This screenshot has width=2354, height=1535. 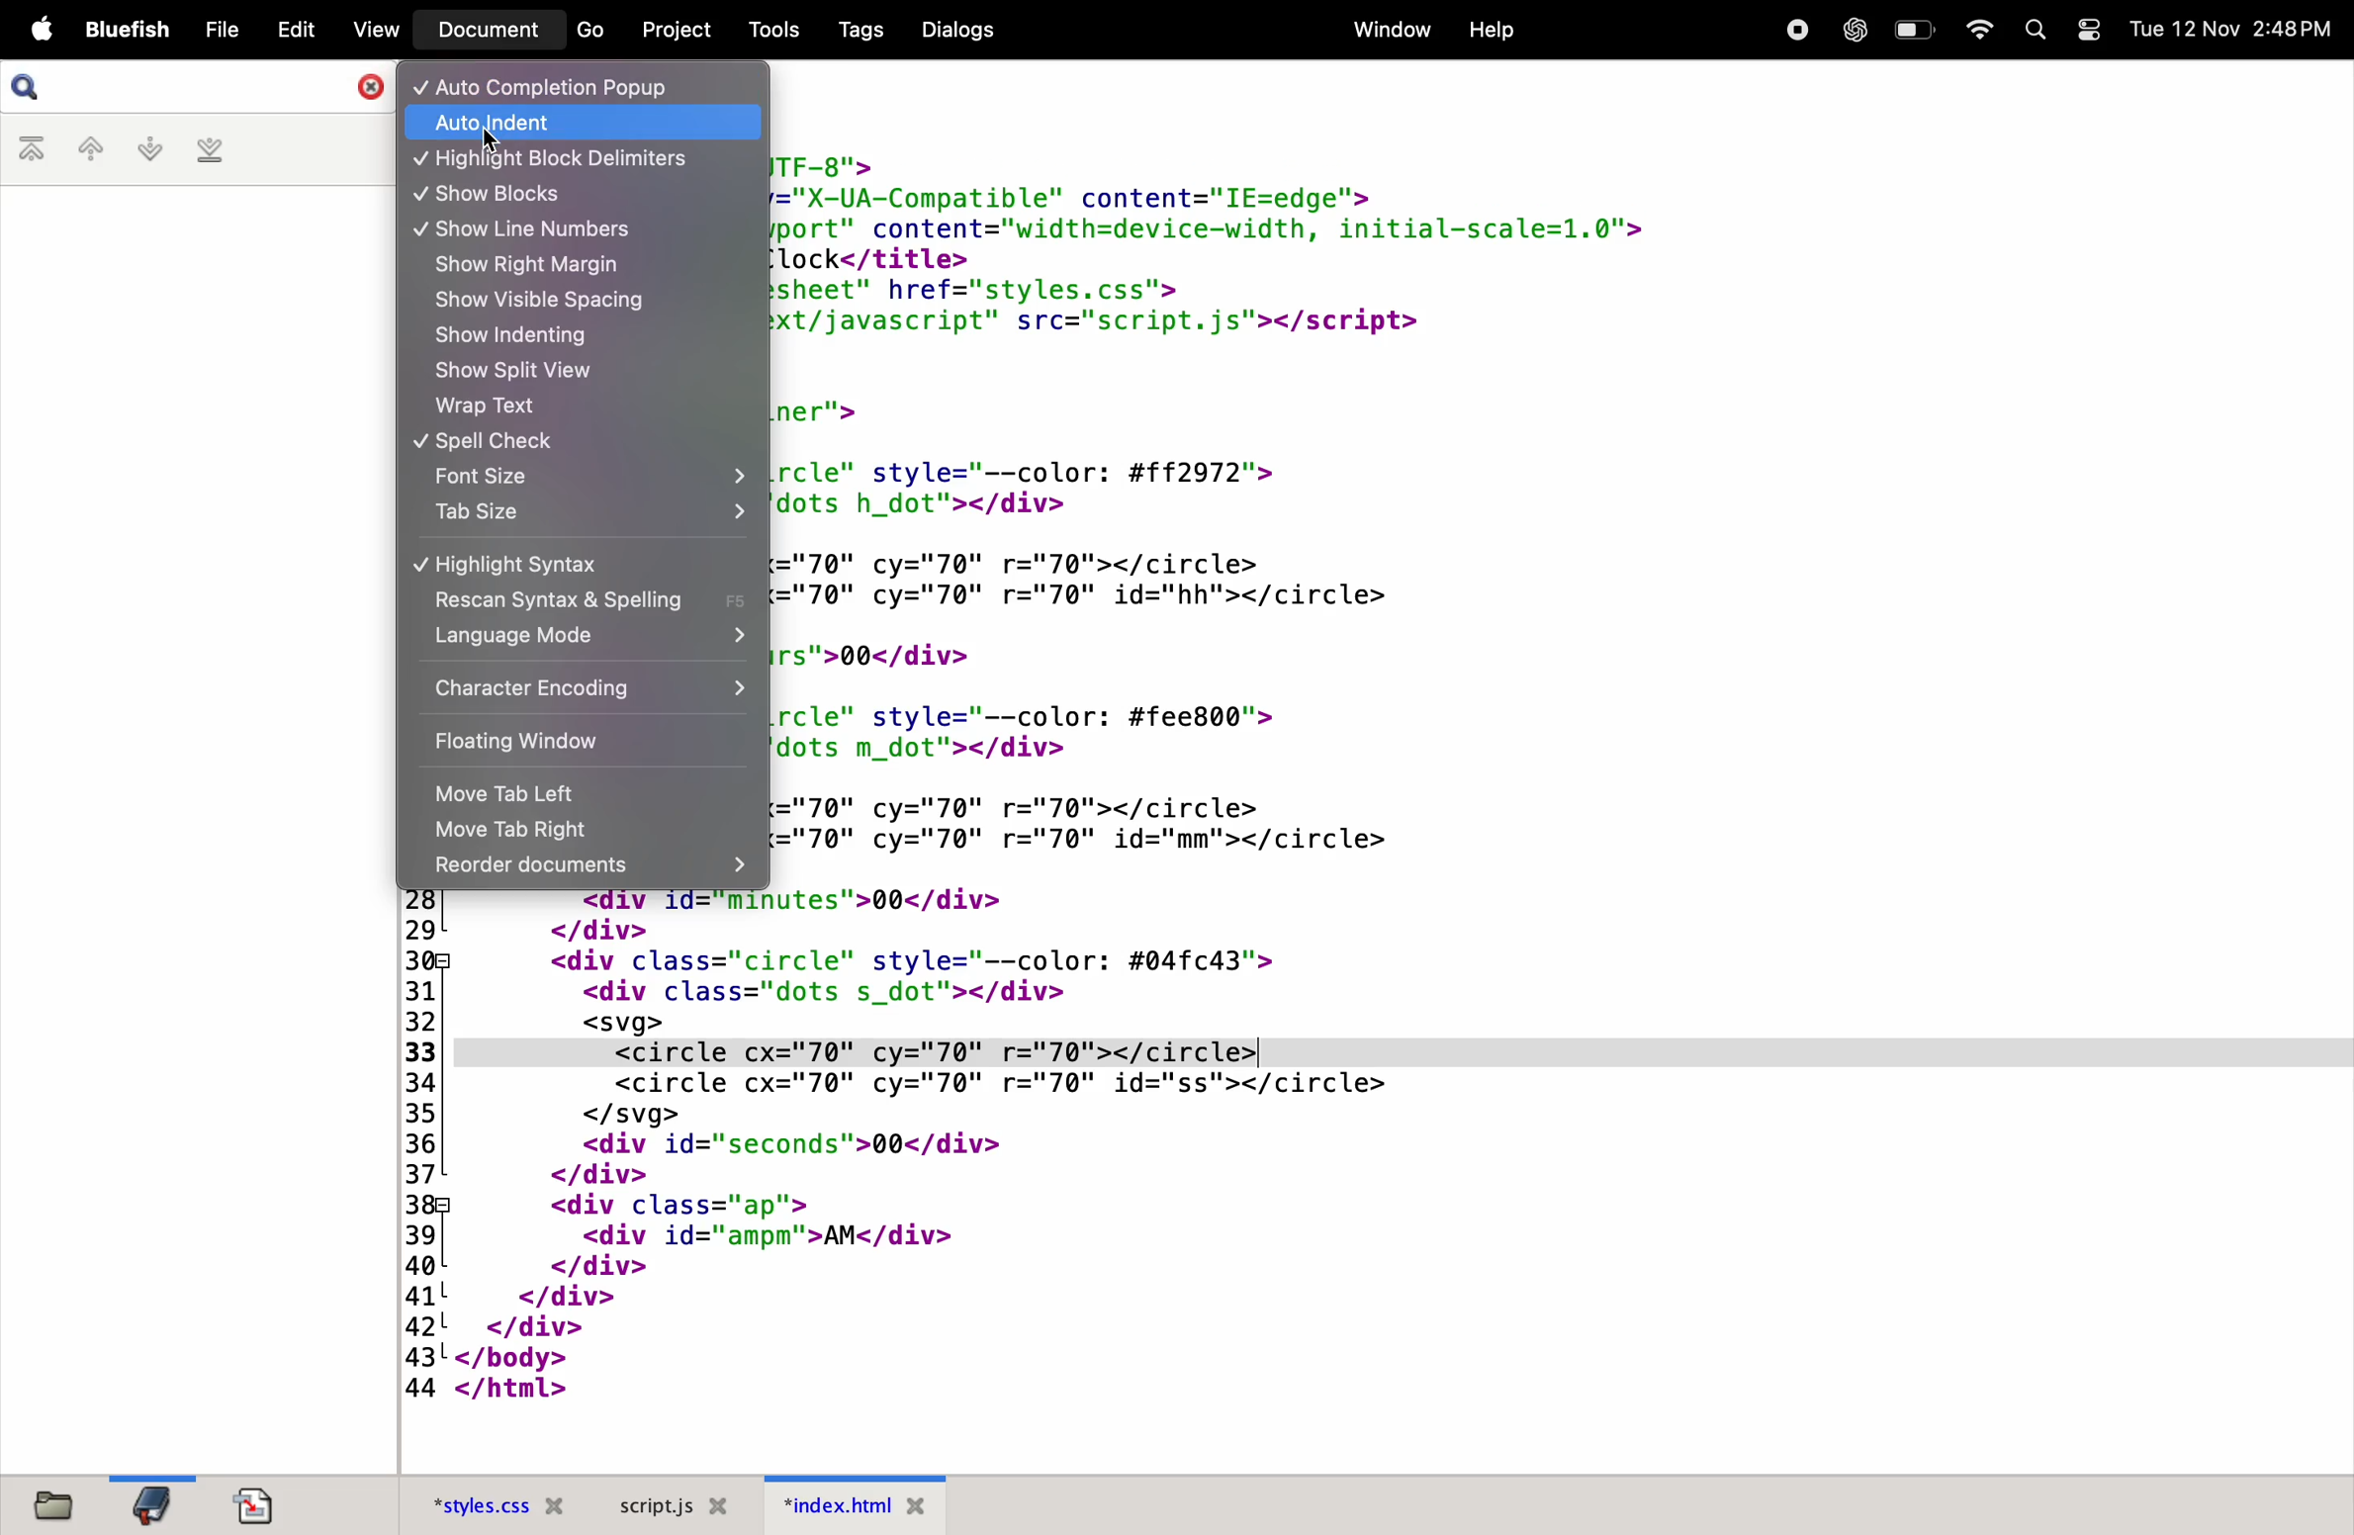 I want to click on script .js, so click(x=677, y=1501).